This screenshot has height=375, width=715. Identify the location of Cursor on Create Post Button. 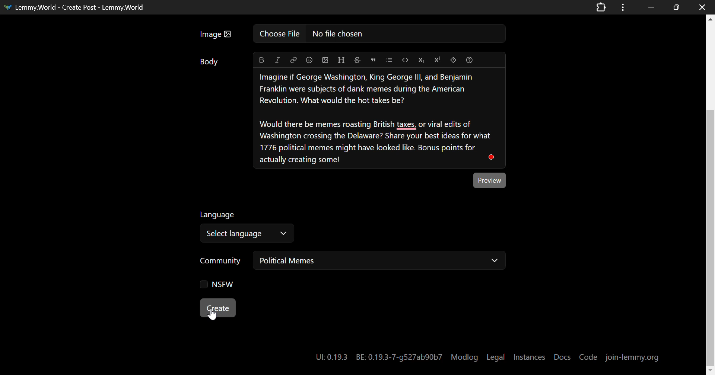
(213, 314).